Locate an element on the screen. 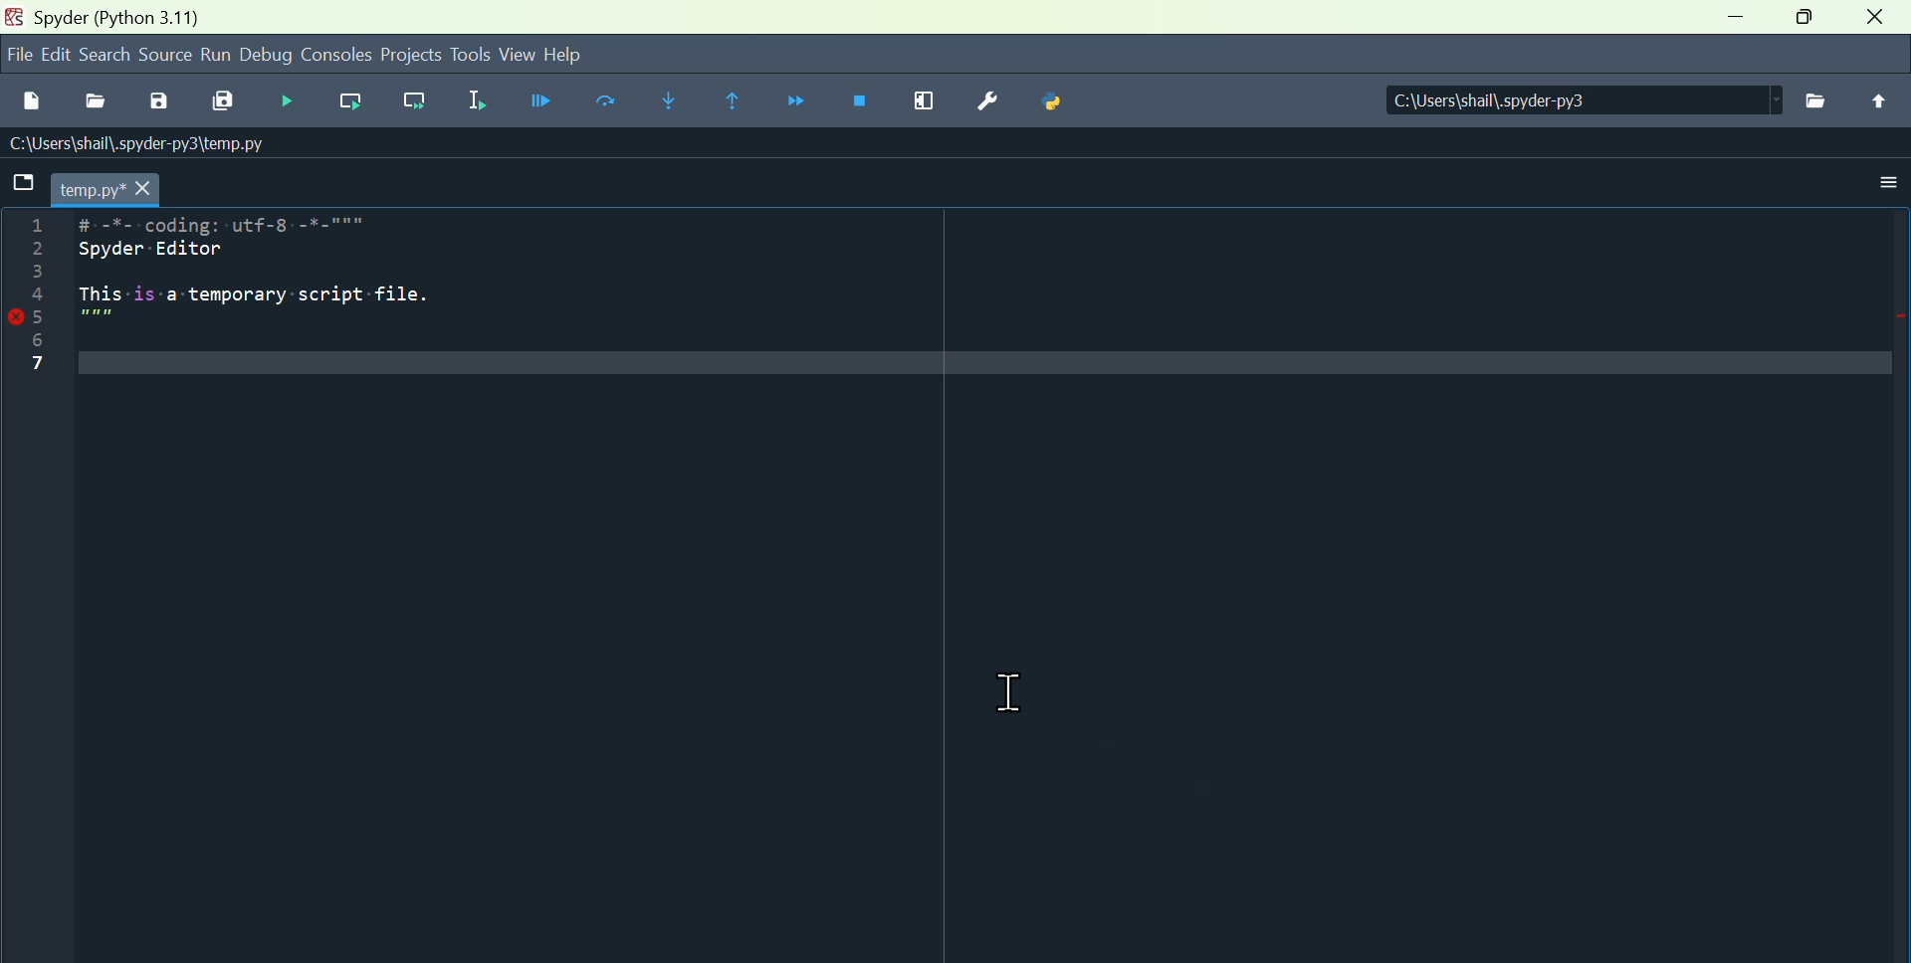 This screenshot has height=963, width=1911. Spyder logo is located at coordinates (12, 17).